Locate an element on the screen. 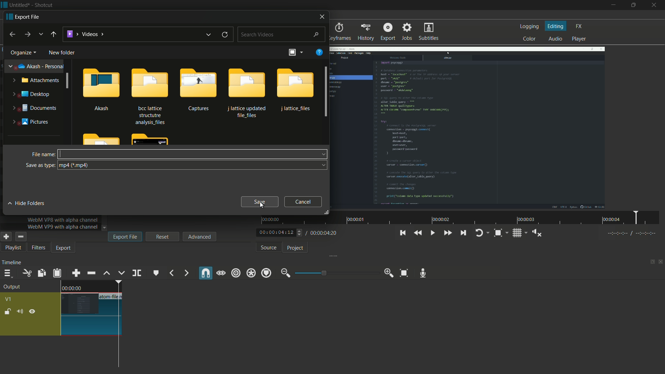 This screenshot has width=665, height=374. webm vp8 with alpha channel is located at coordinates (63, 220).